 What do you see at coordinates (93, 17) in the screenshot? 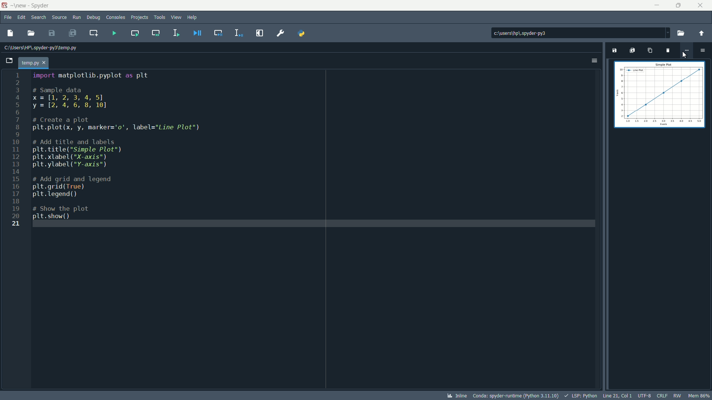
I see `debug menu` at bounding box center [93, 17].